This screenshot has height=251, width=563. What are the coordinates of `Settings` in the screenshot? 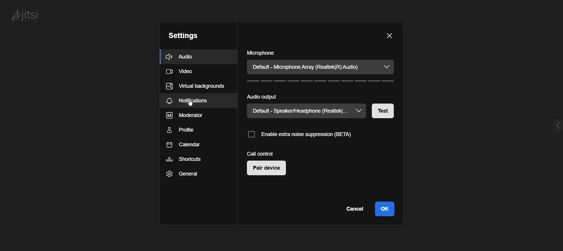 It's located at (194, 36).